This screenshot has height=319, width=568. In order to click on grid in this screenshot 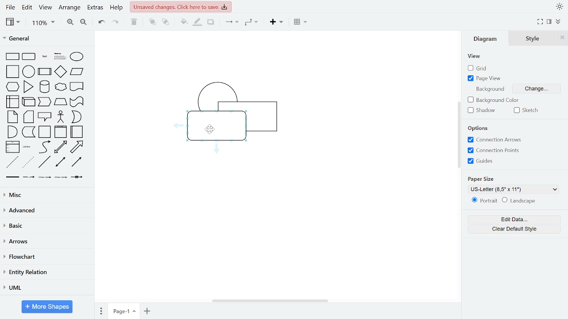, I will do `click(478, 69)`.